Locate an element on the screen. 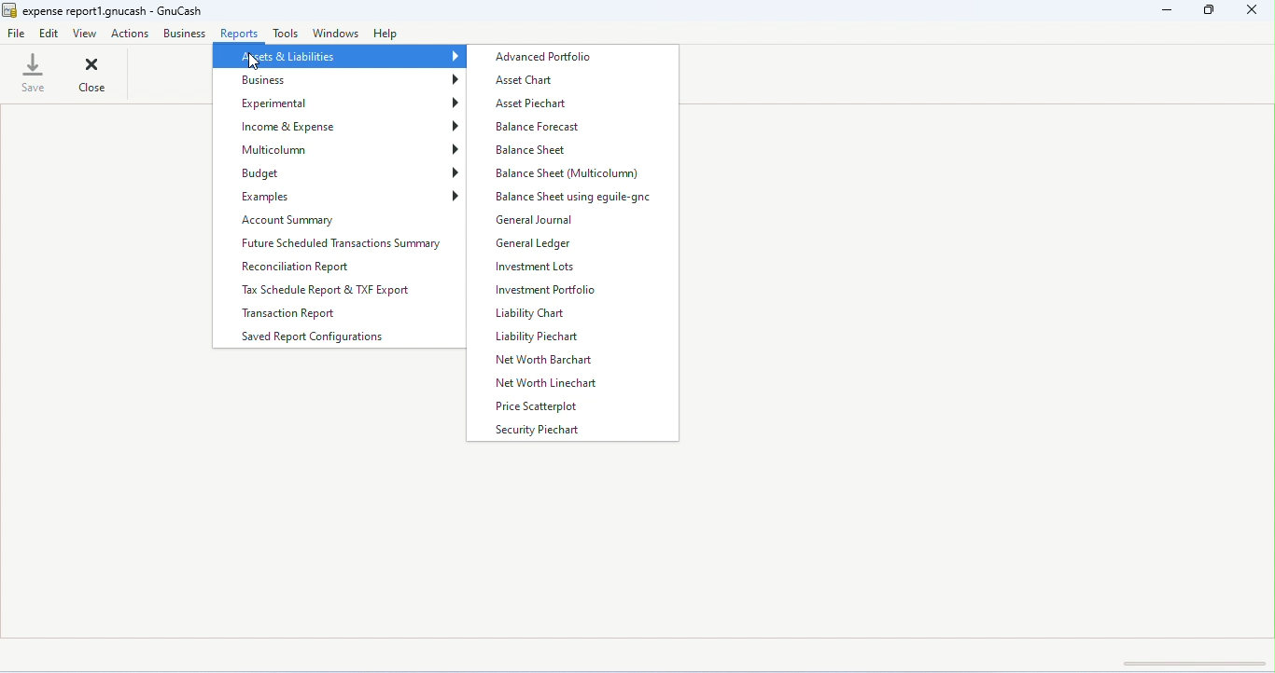  budget is located at coordinates (341, 172).